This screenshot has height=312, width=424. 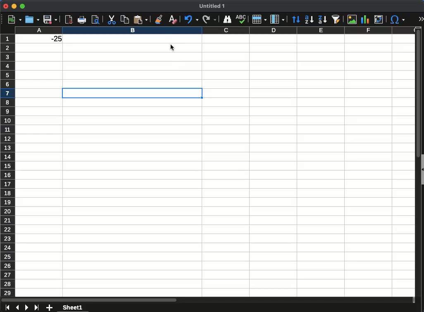 What do you see at coordinates (95, 20) in the screenshot?
I see `print preview` at bounding box center [95, 20].